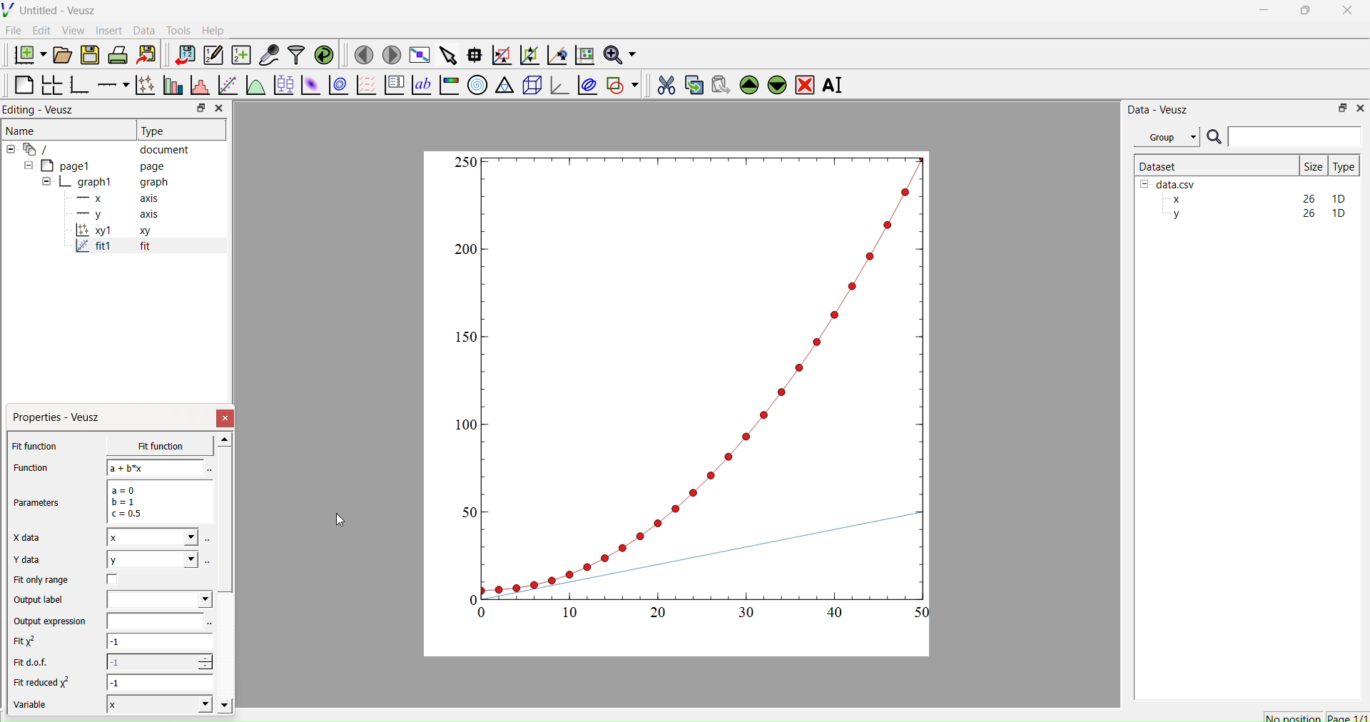 Image resolution: width=1370 pixels, height=722 pixels. Describe the element at coordinates (417, 55) in the screenshot. I see `Full screen` at that location.